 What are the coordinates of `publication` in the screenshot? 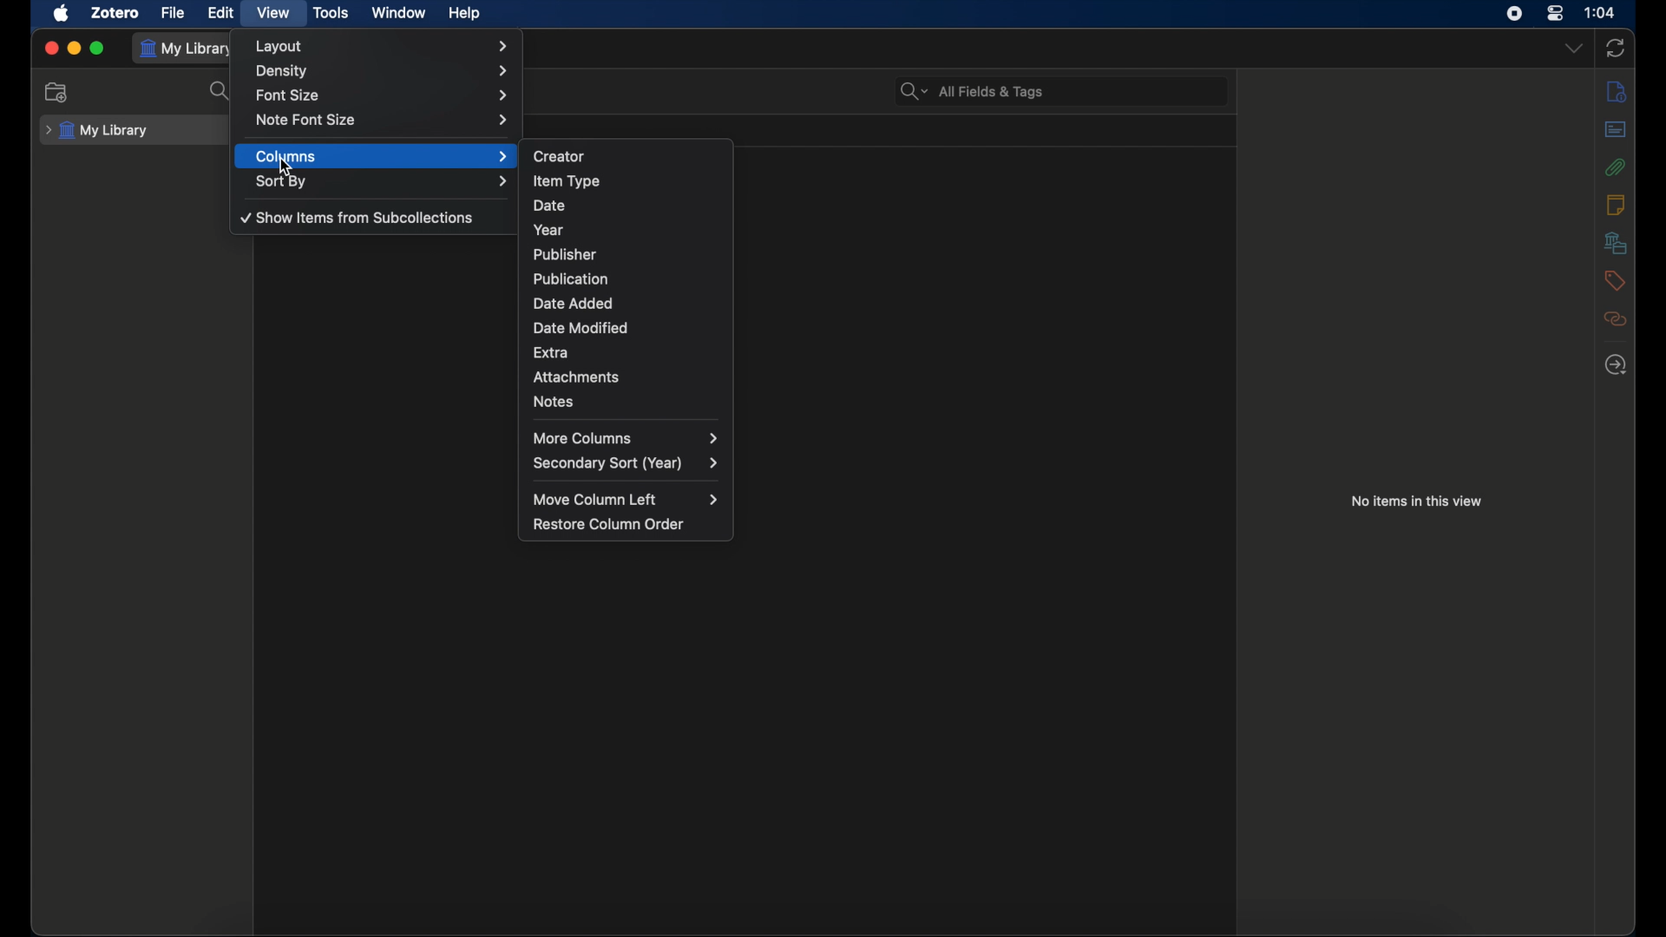 It's located at (571, 278).